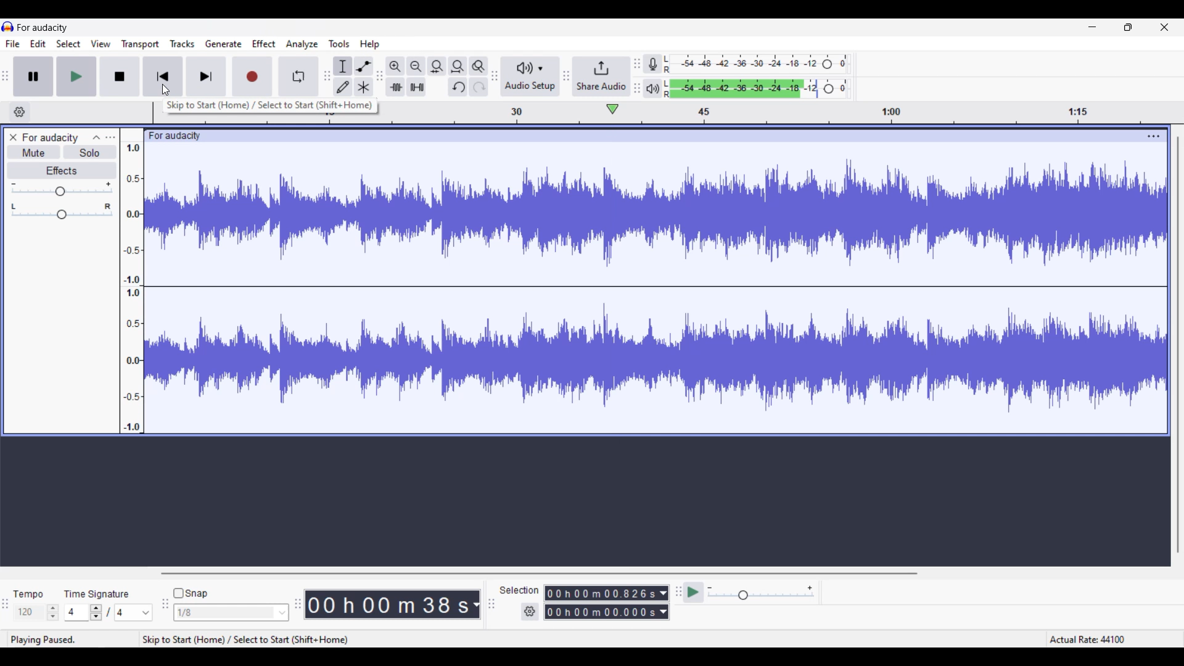 The height and width of the screenshot is (666, 1184). Describe the element at coordinates (51, 138) in the screenshot. I see `Project name` at that location.